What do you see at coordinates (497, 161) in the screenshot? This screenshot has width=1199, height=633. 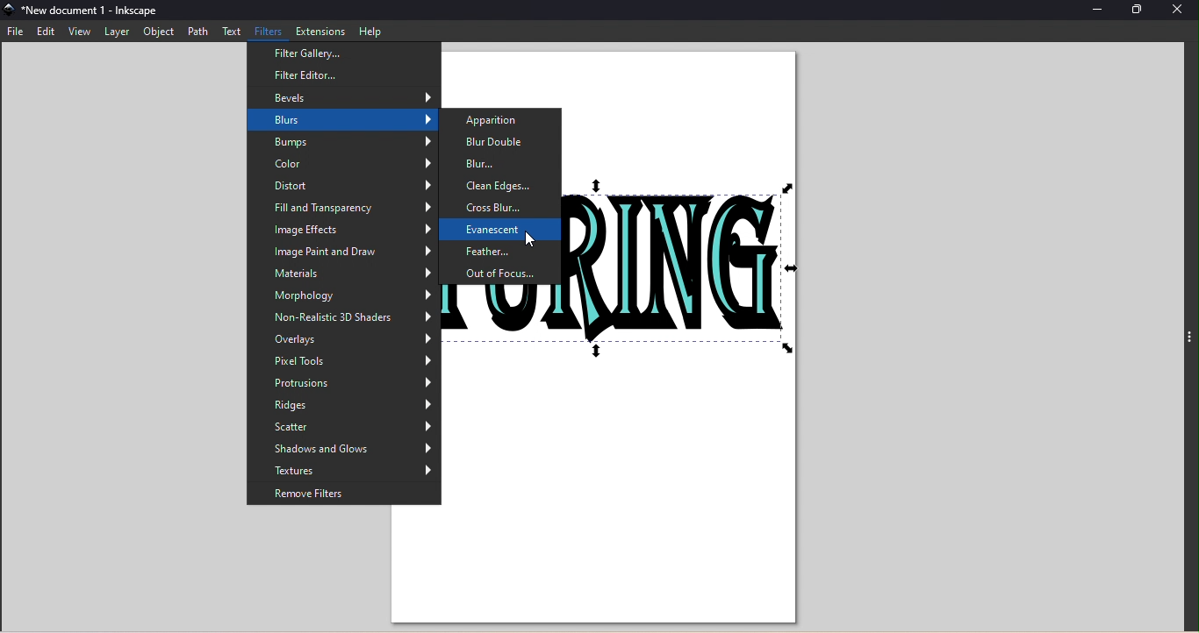 I see `Blur` at bounding box center [497, 161].